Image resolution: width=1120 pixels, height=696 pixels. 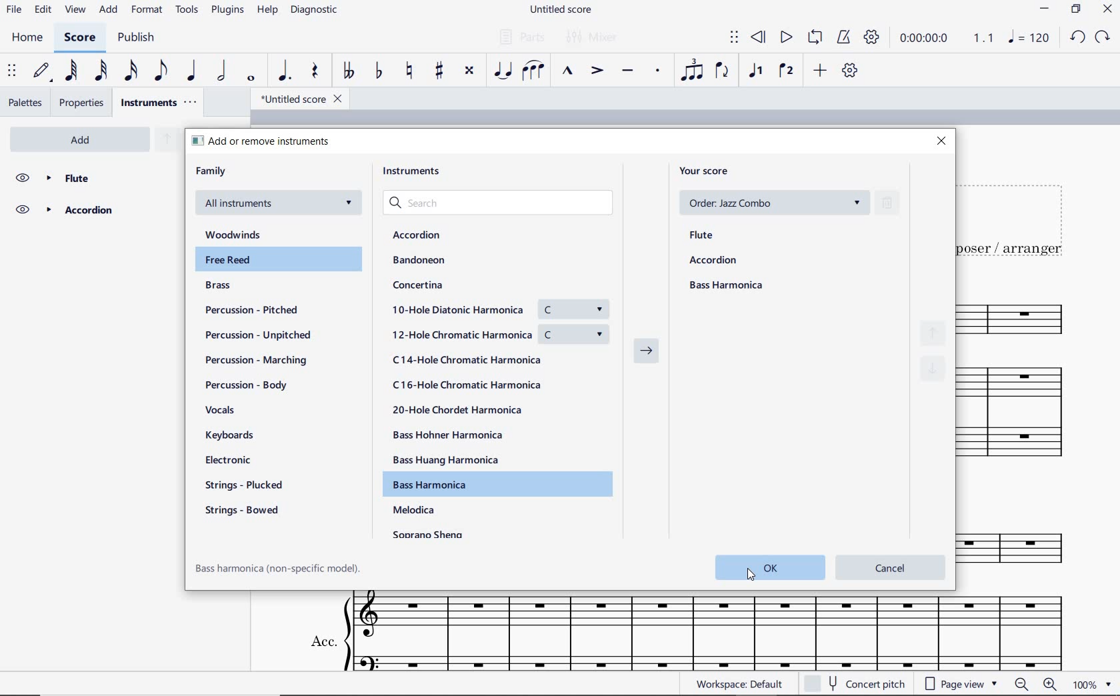 What do you see at coordinates (285, 71) in the screenshot?
I see `augmentation dot` at bounding box center [285, 71].